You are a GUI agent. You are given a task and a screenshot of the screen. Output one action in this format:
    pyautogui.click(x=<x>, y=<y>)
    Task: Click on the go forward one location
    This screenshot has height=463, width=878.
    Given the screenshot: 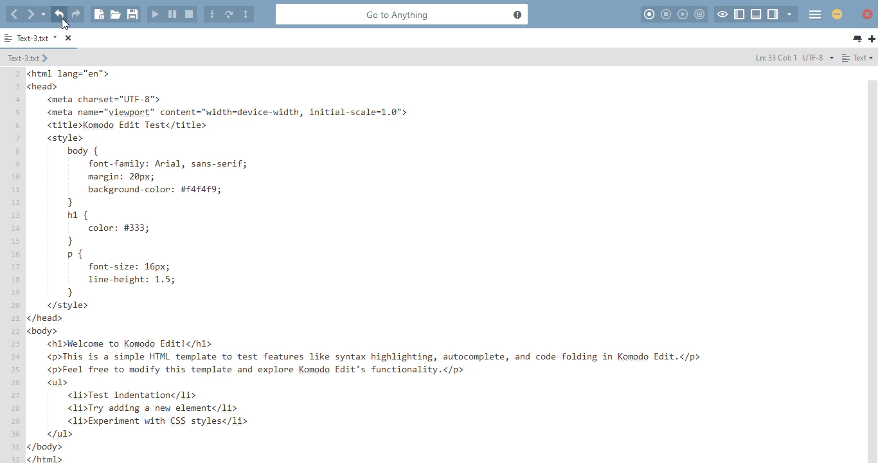 What is the action you would take?
    pyautogui.click(x=31, y=14)
    